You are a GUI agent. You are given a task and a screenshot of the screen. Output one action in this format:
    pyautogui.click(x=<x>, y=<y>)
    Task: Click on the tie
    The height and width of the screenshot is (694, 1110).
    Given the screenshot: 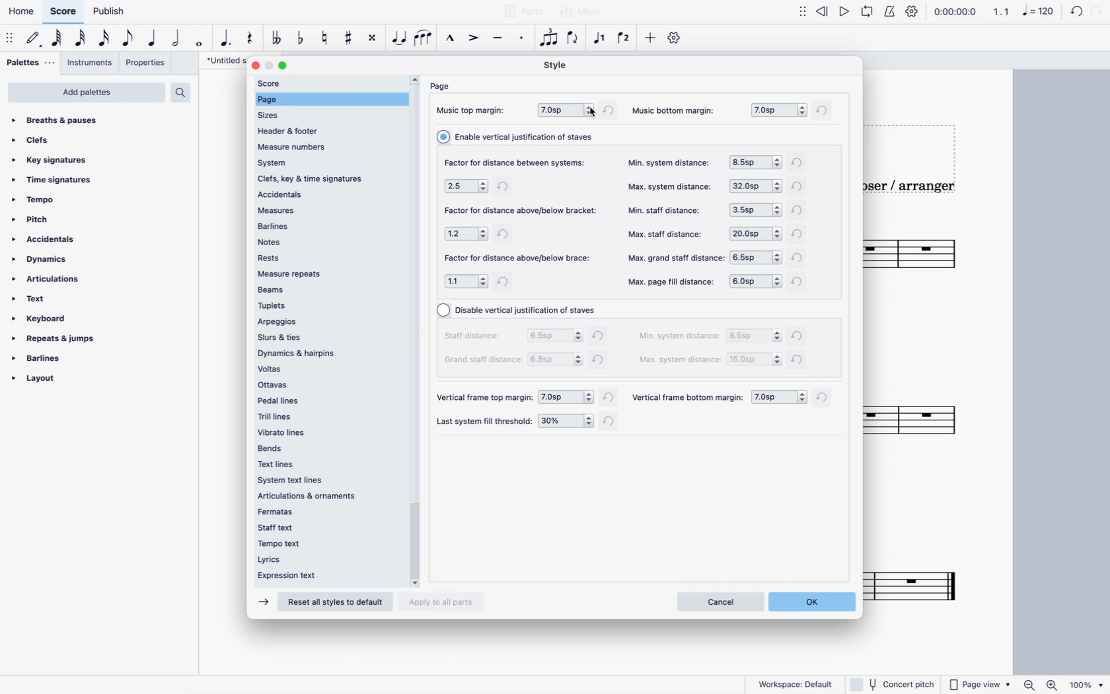 What is the action you would take?
    pyautogui.click(x=400, y=41)
    